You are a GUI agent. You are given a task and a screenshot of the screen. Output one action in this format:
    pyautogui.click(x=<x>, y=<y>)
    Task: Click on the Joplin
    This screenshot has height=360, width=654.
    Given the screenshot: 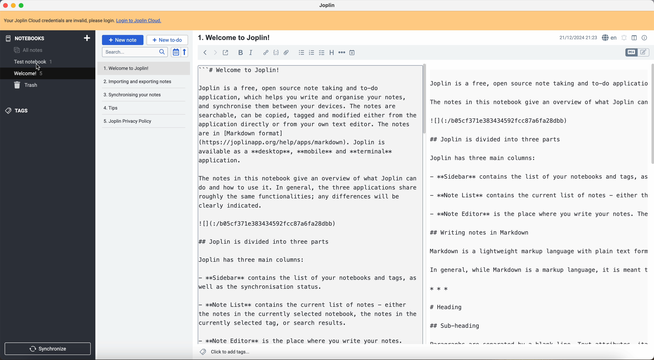 What is the action you would take?
    pyautogui.click(x=329, y=5)
    